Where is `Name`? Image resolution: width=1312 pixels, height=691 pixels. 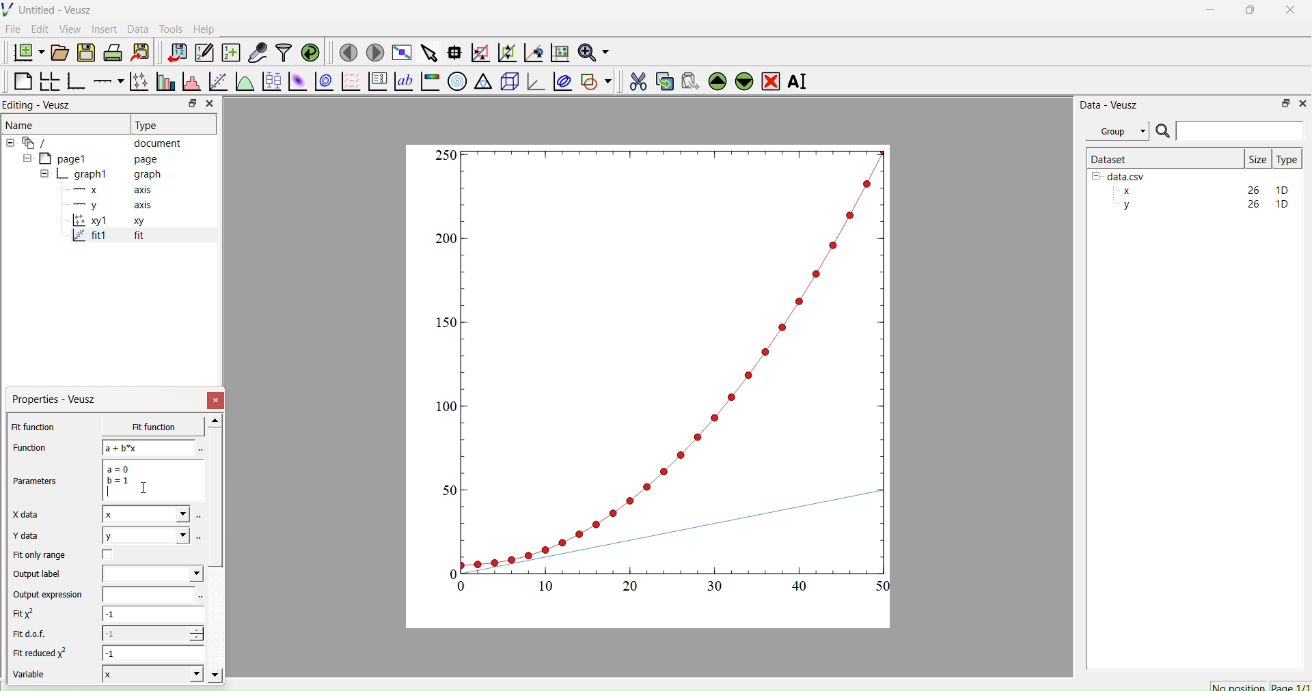 Name is located at coordinates (21, 124).